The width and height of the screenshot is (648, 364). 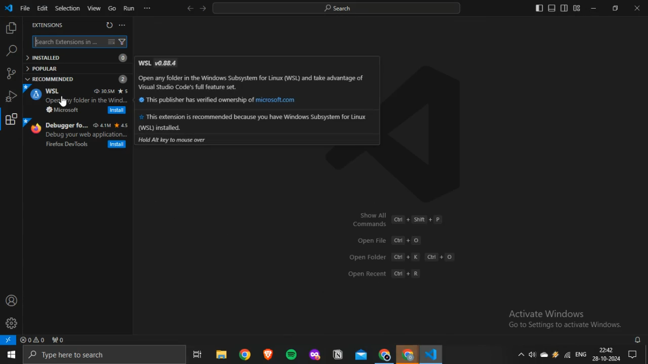 What do you see at coordinates (117, 144) in the screenshot?
I see `Install` at bounding box center [117, 144].